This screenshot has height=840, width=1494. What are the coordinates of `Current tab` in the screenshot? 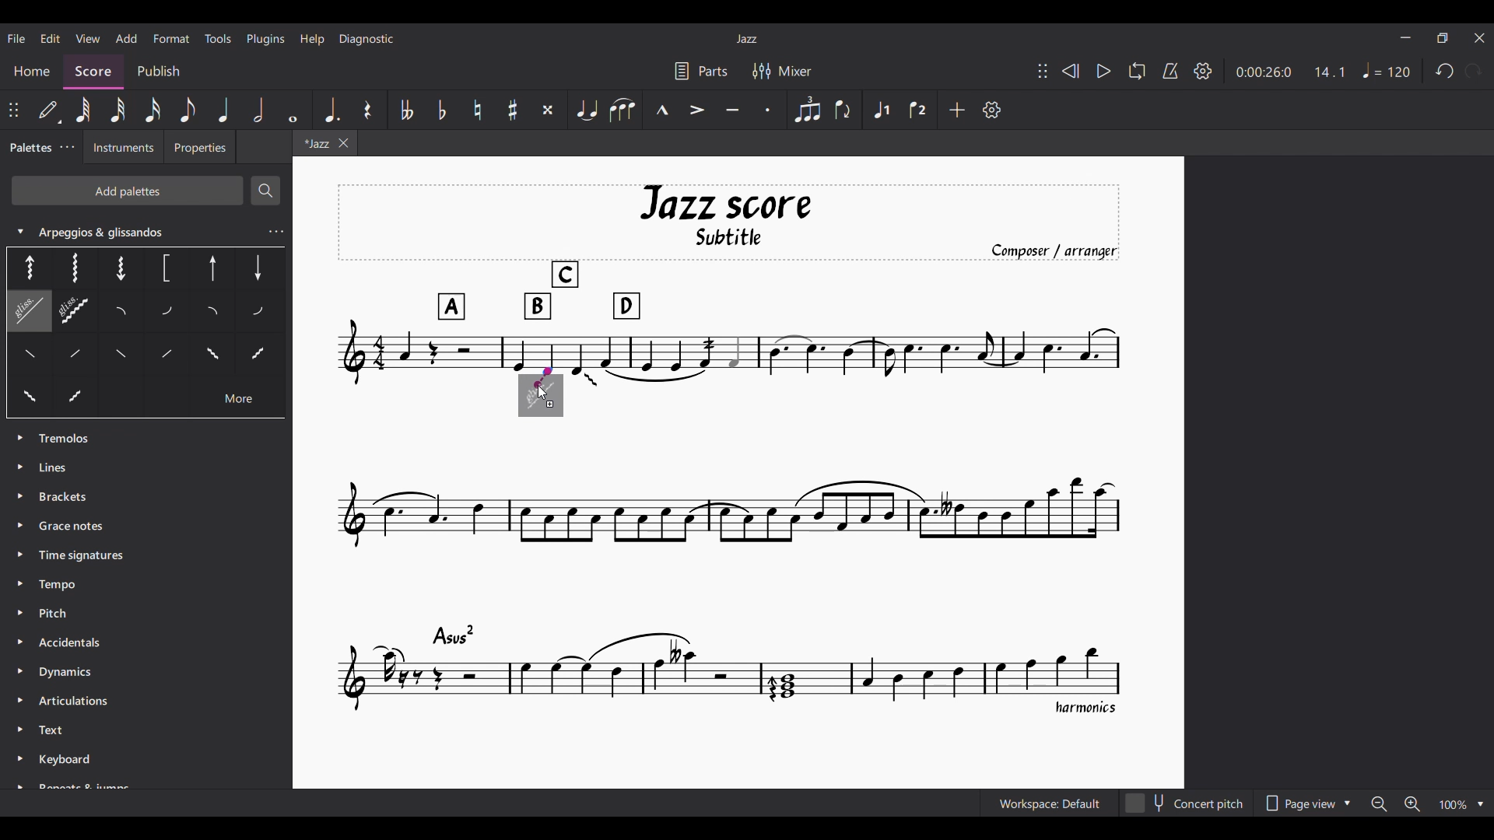 It's located at (310, 145).